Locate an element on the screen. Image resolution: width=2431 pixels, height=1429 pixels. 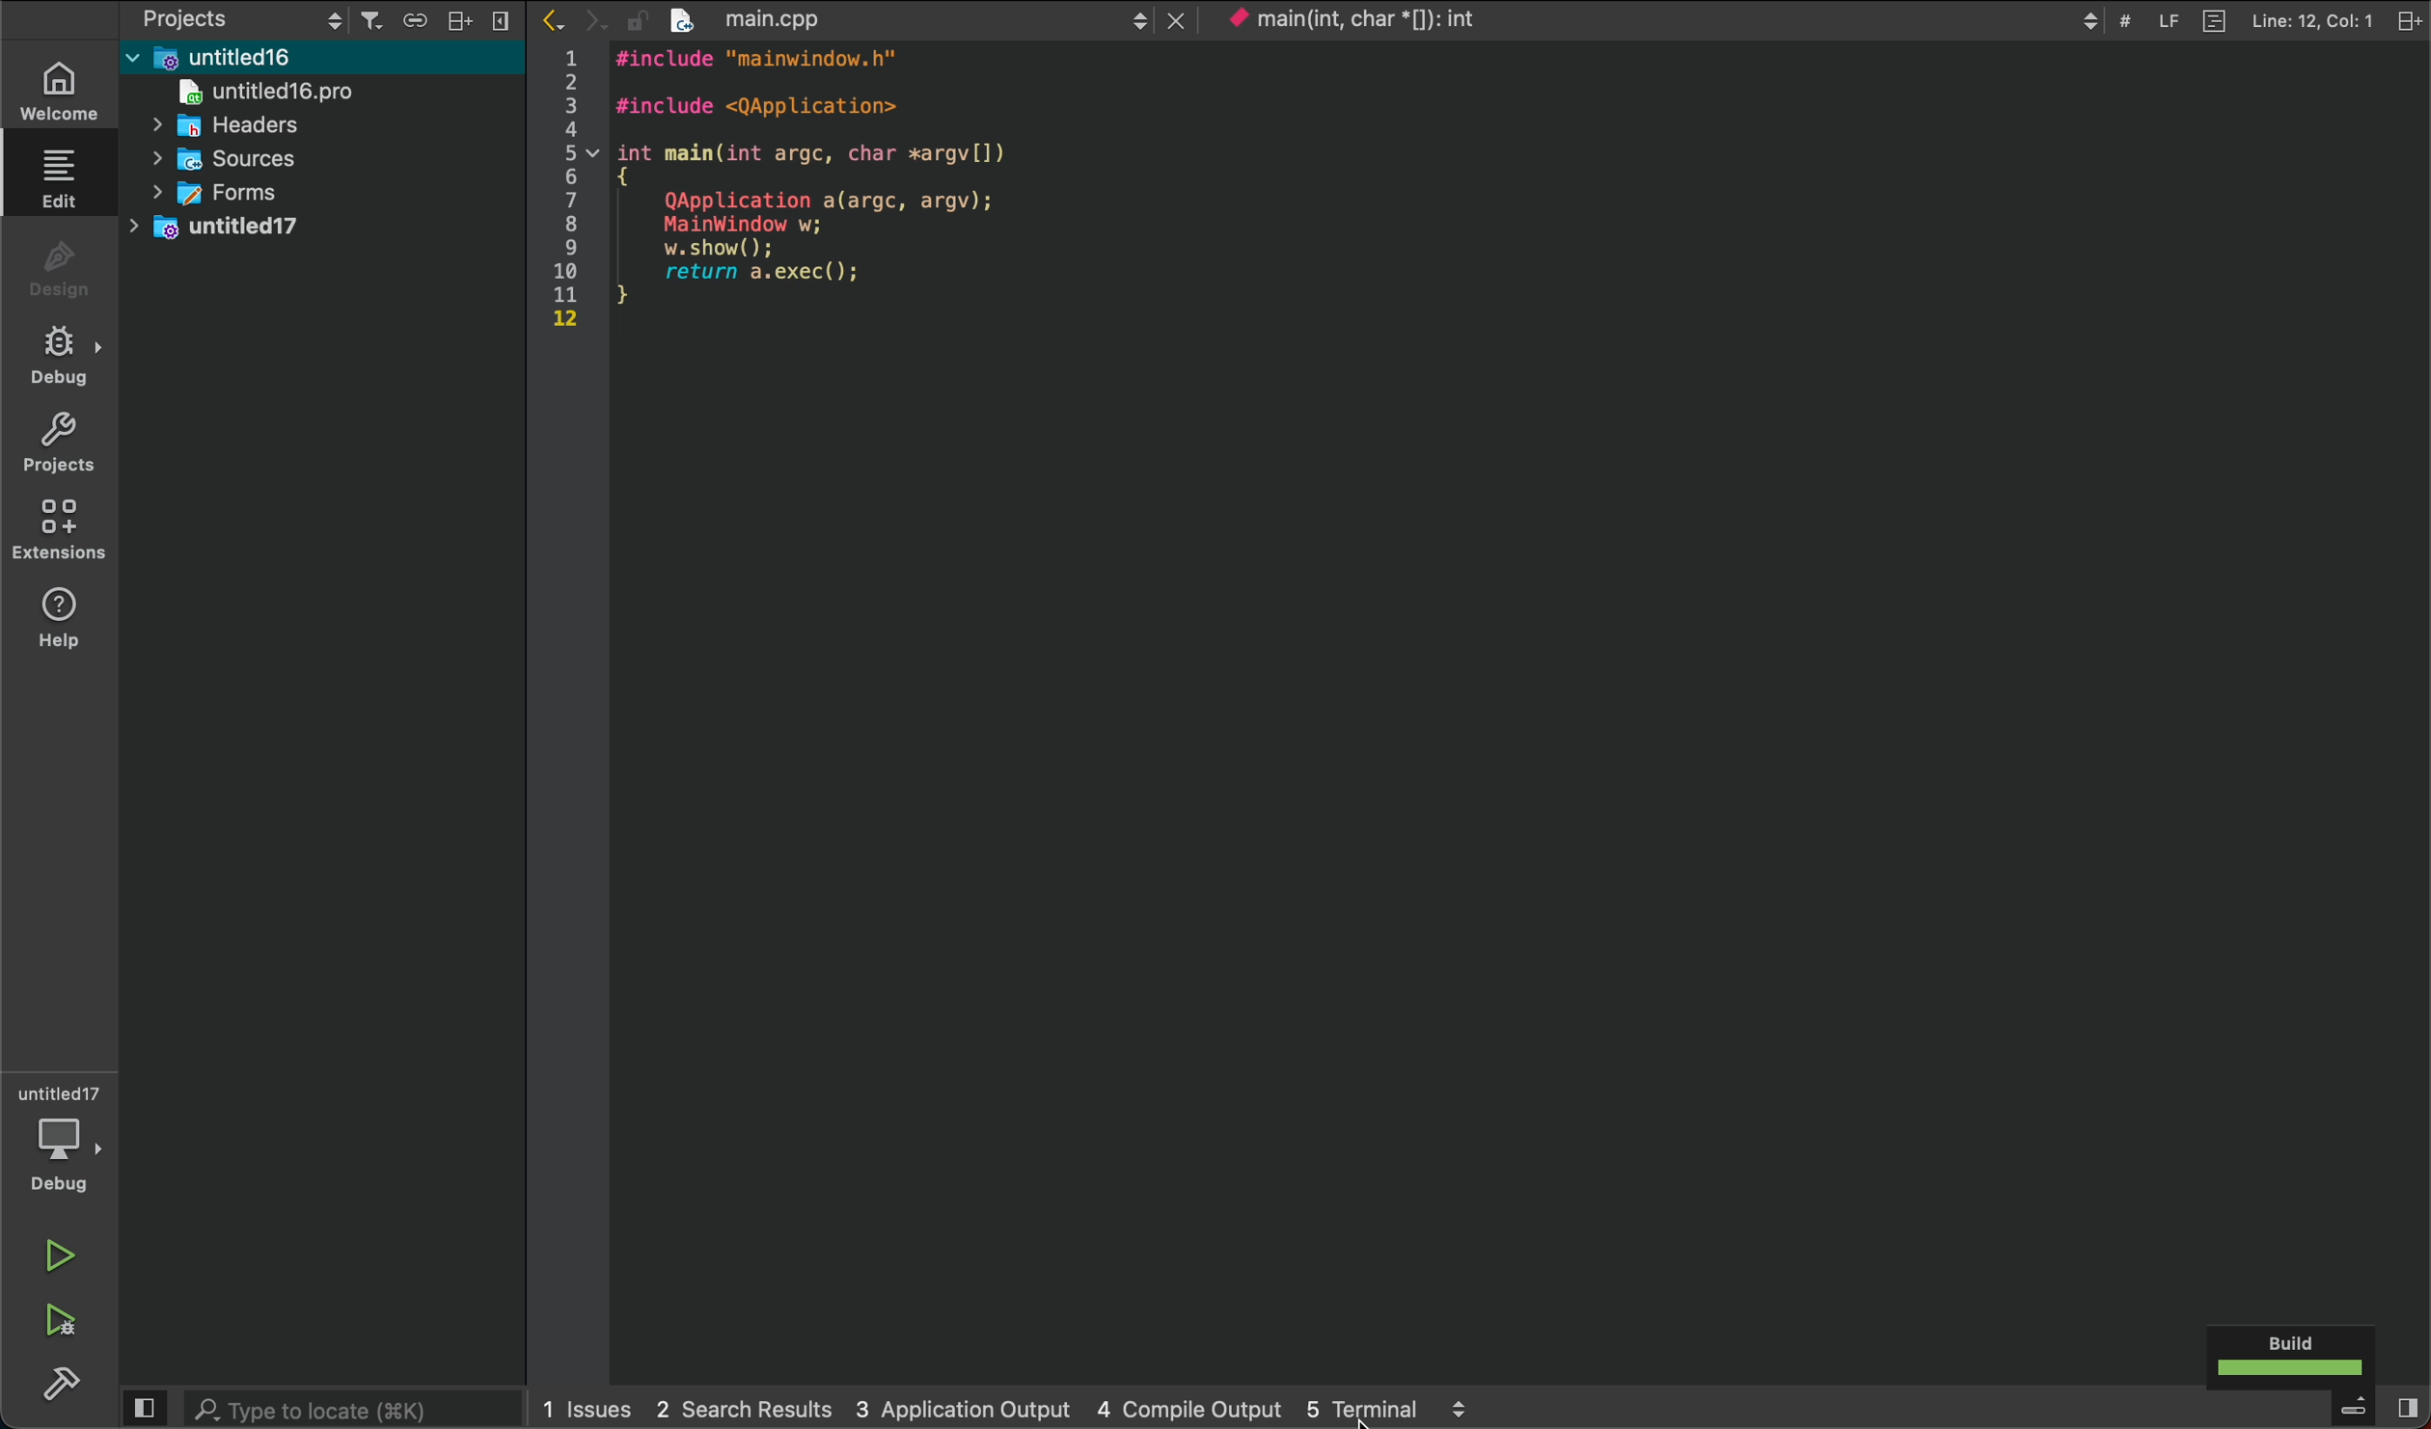
forms is located at coordinates (232, 191).